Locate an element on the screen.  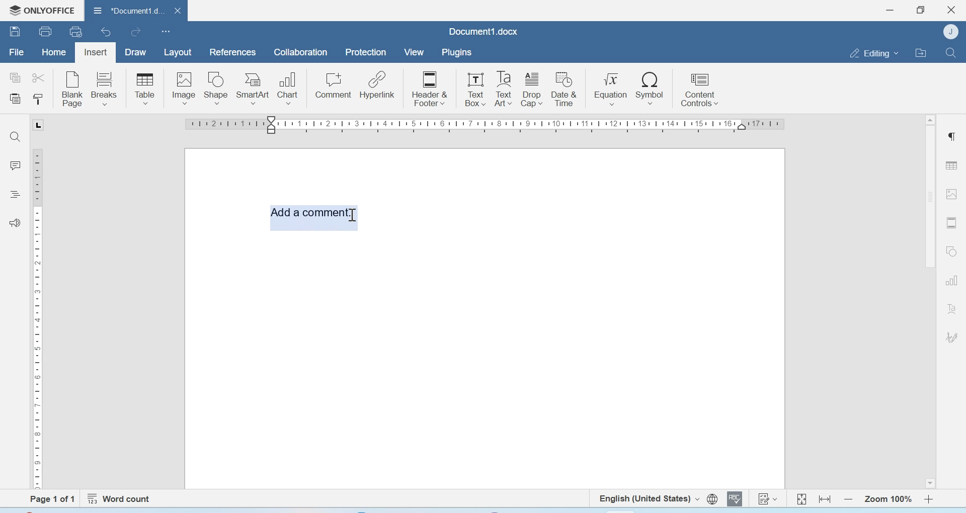
Text is located at coordinates (952, 308).